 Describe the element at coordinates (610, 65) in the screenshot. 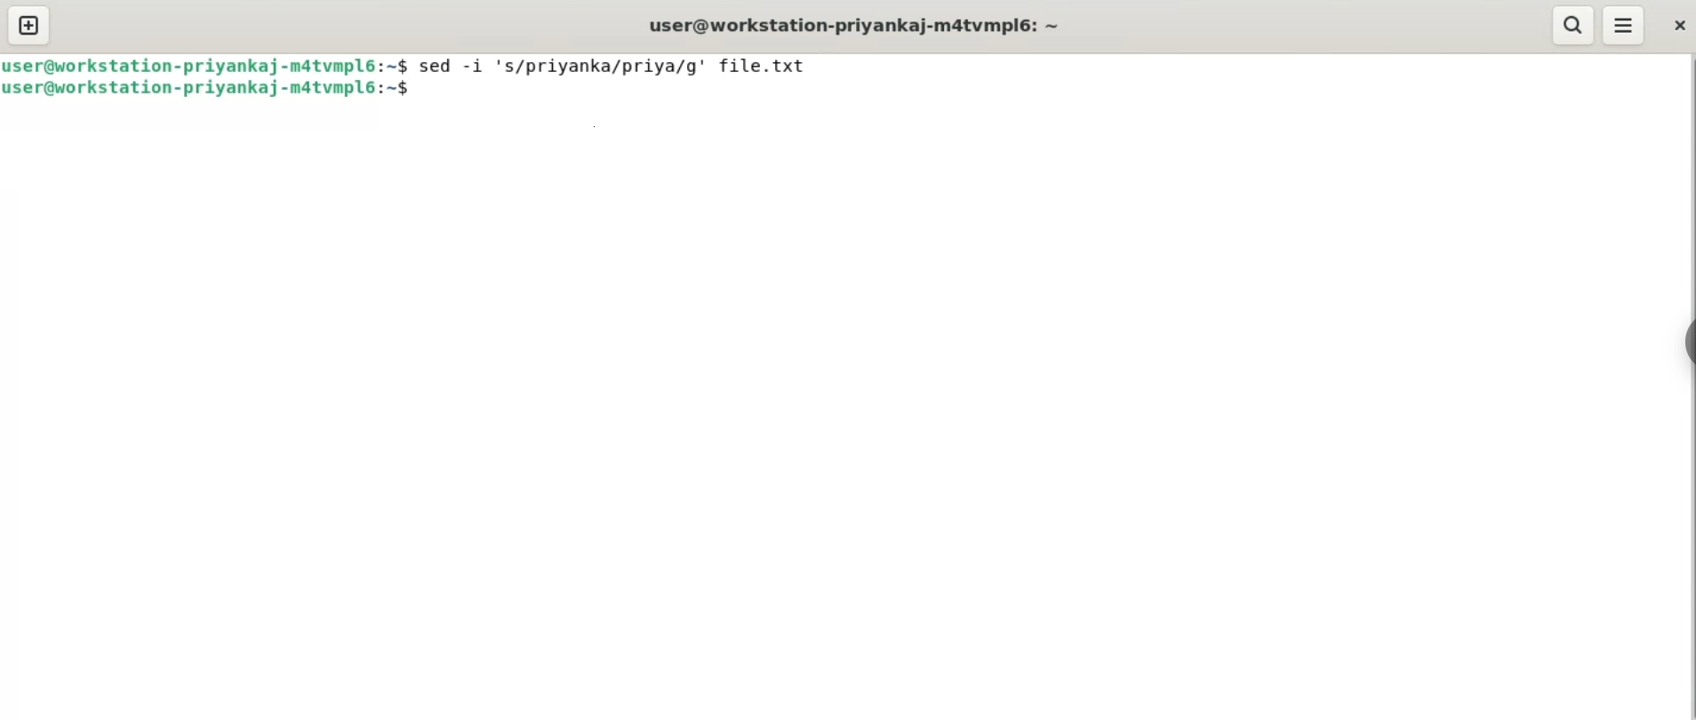

I see `sed -i 's/priyanka/priya/g' file.txt` at that location.